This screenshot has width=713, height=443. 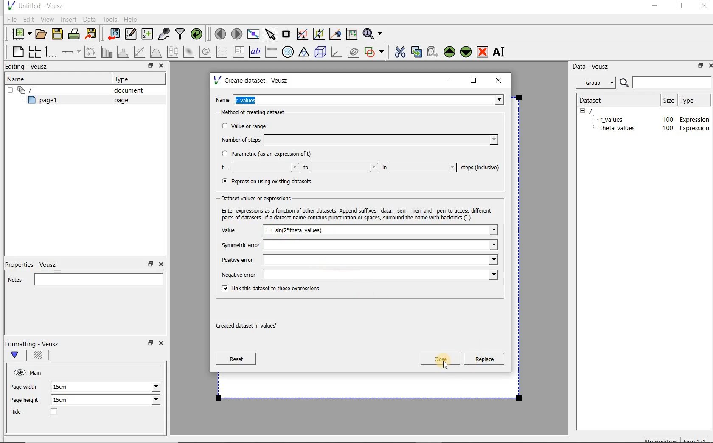 I want to click on Type, so click(x=125, y=79).